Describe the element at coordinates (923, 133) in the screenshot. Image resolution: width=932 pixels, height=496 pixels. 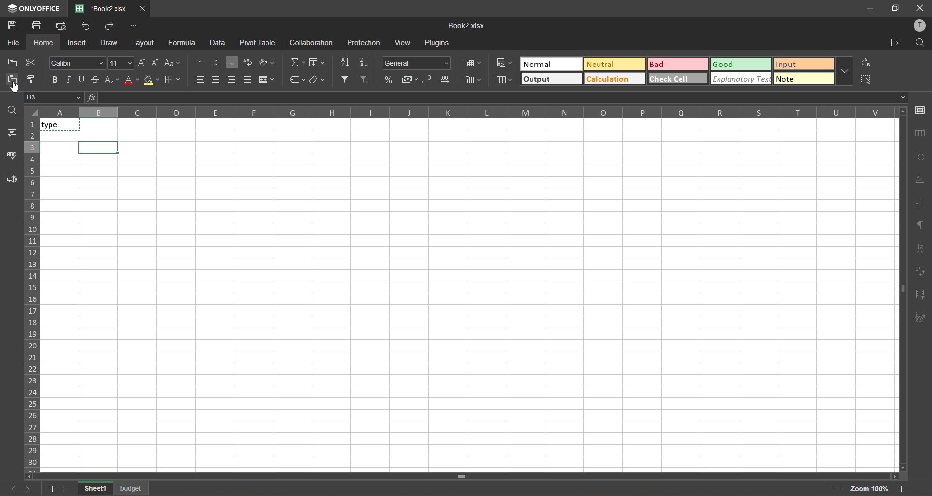
I see `table` at that location.